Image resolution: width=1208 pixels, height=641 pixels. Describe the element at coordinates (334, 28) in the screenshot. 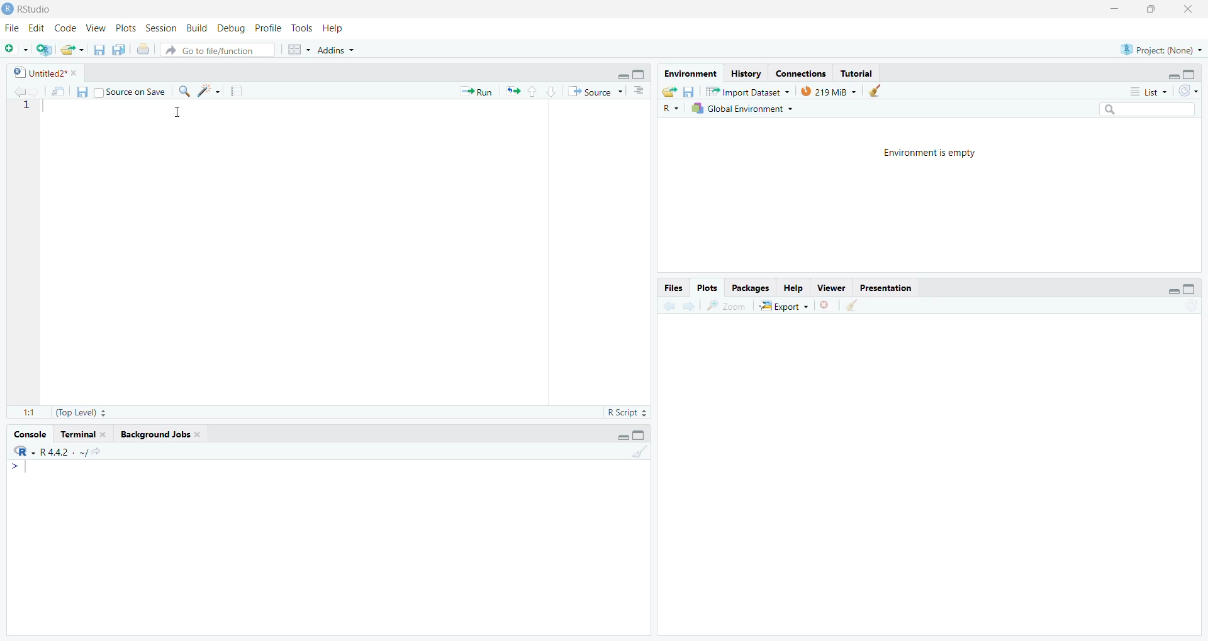

I see `Help` at that location.